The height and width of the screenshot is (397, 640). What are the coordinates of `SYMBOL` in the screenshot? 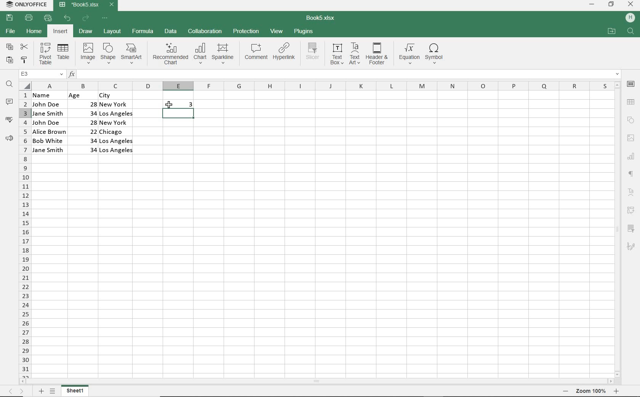 It's located at (437, 54).